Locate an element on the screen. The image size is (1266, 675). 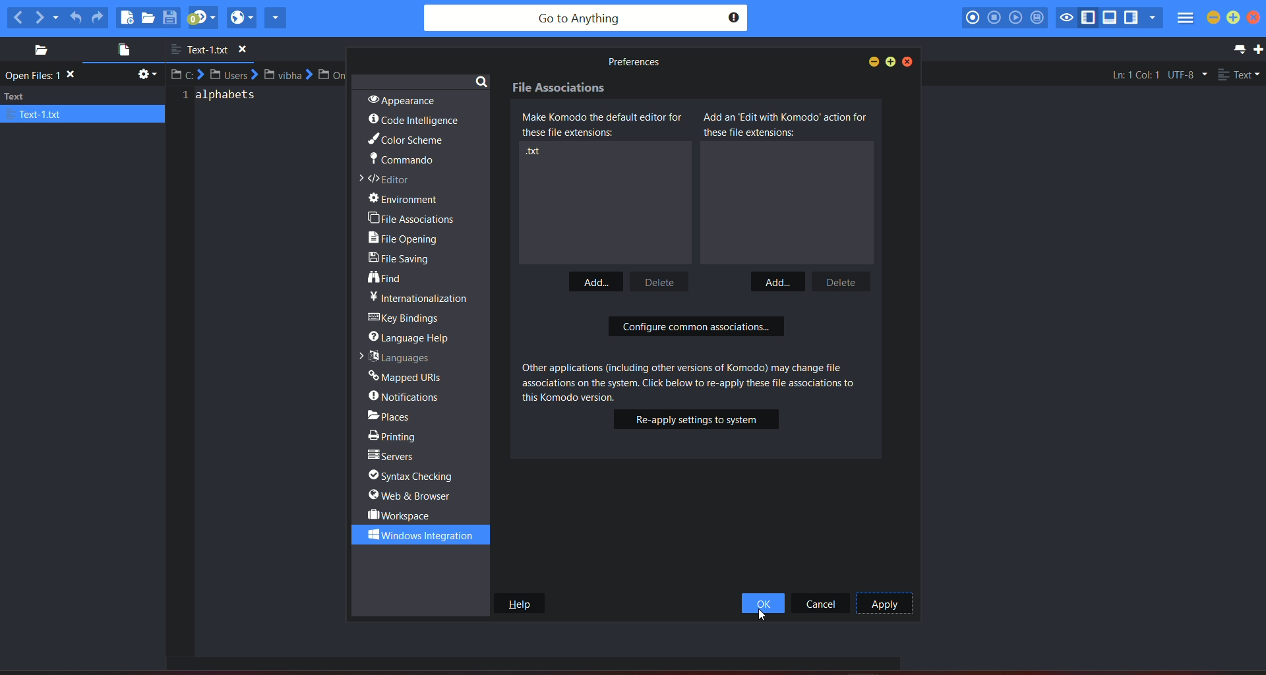
text is located at coordinates (83, 105).